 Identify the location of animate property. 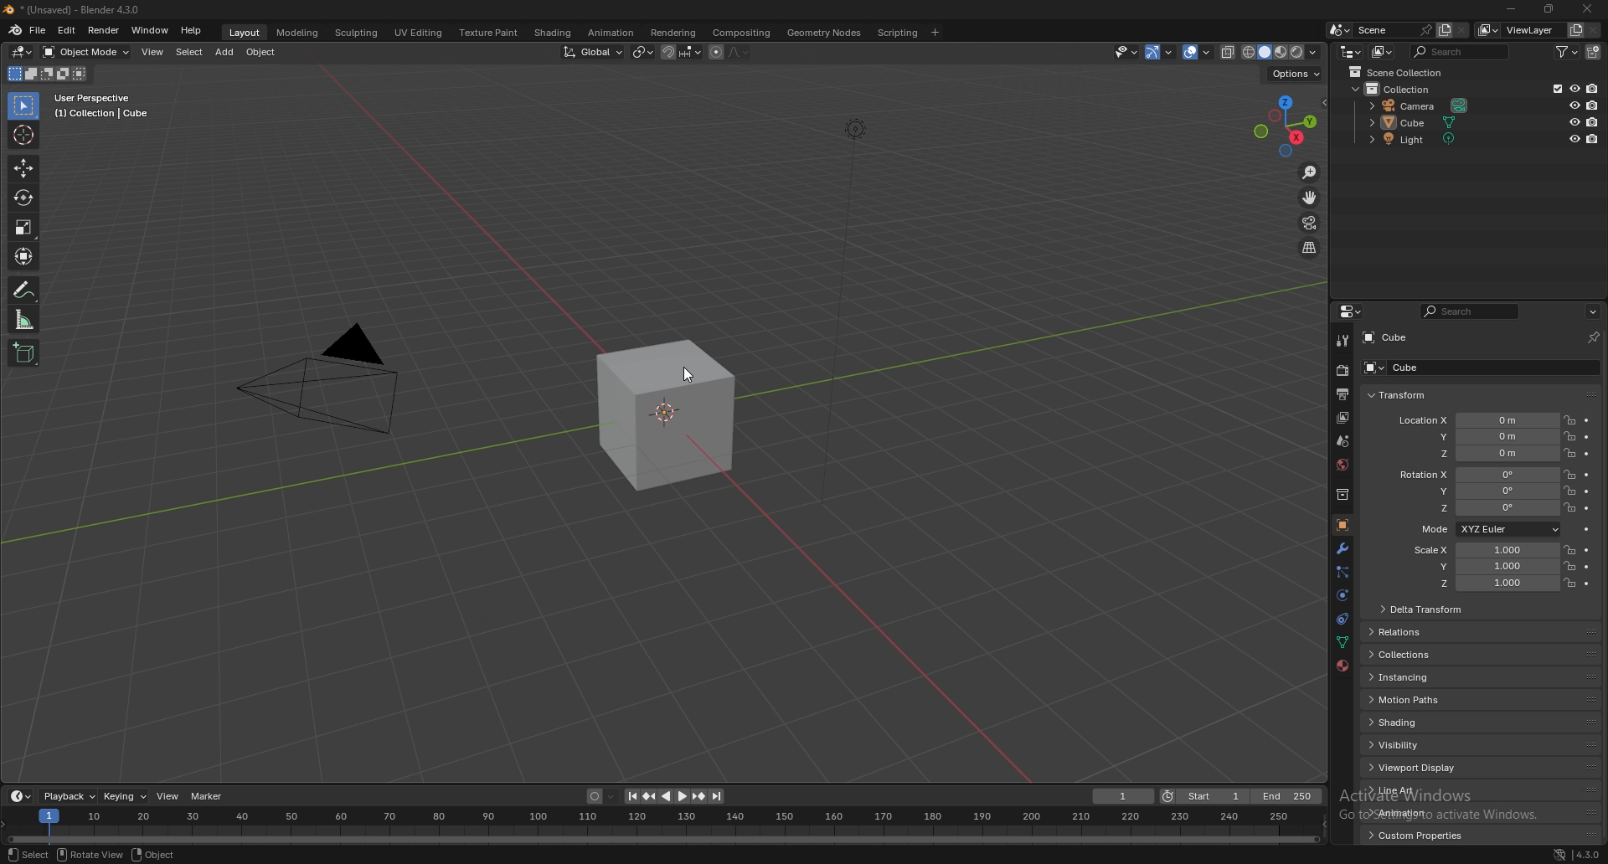
(1588, 530).